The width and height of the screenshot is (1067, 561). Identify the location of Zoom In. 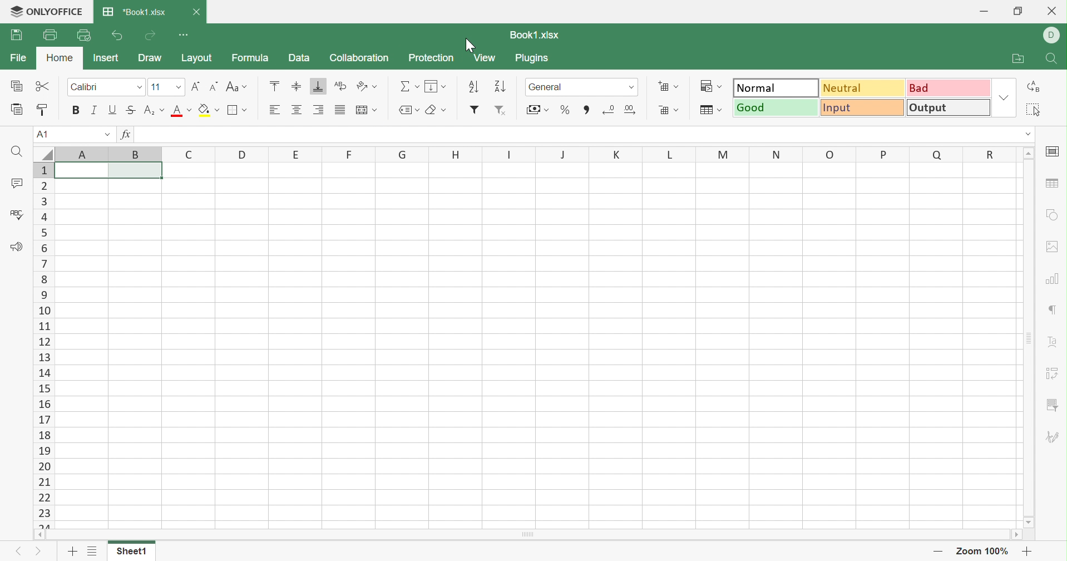
(1028, 553).